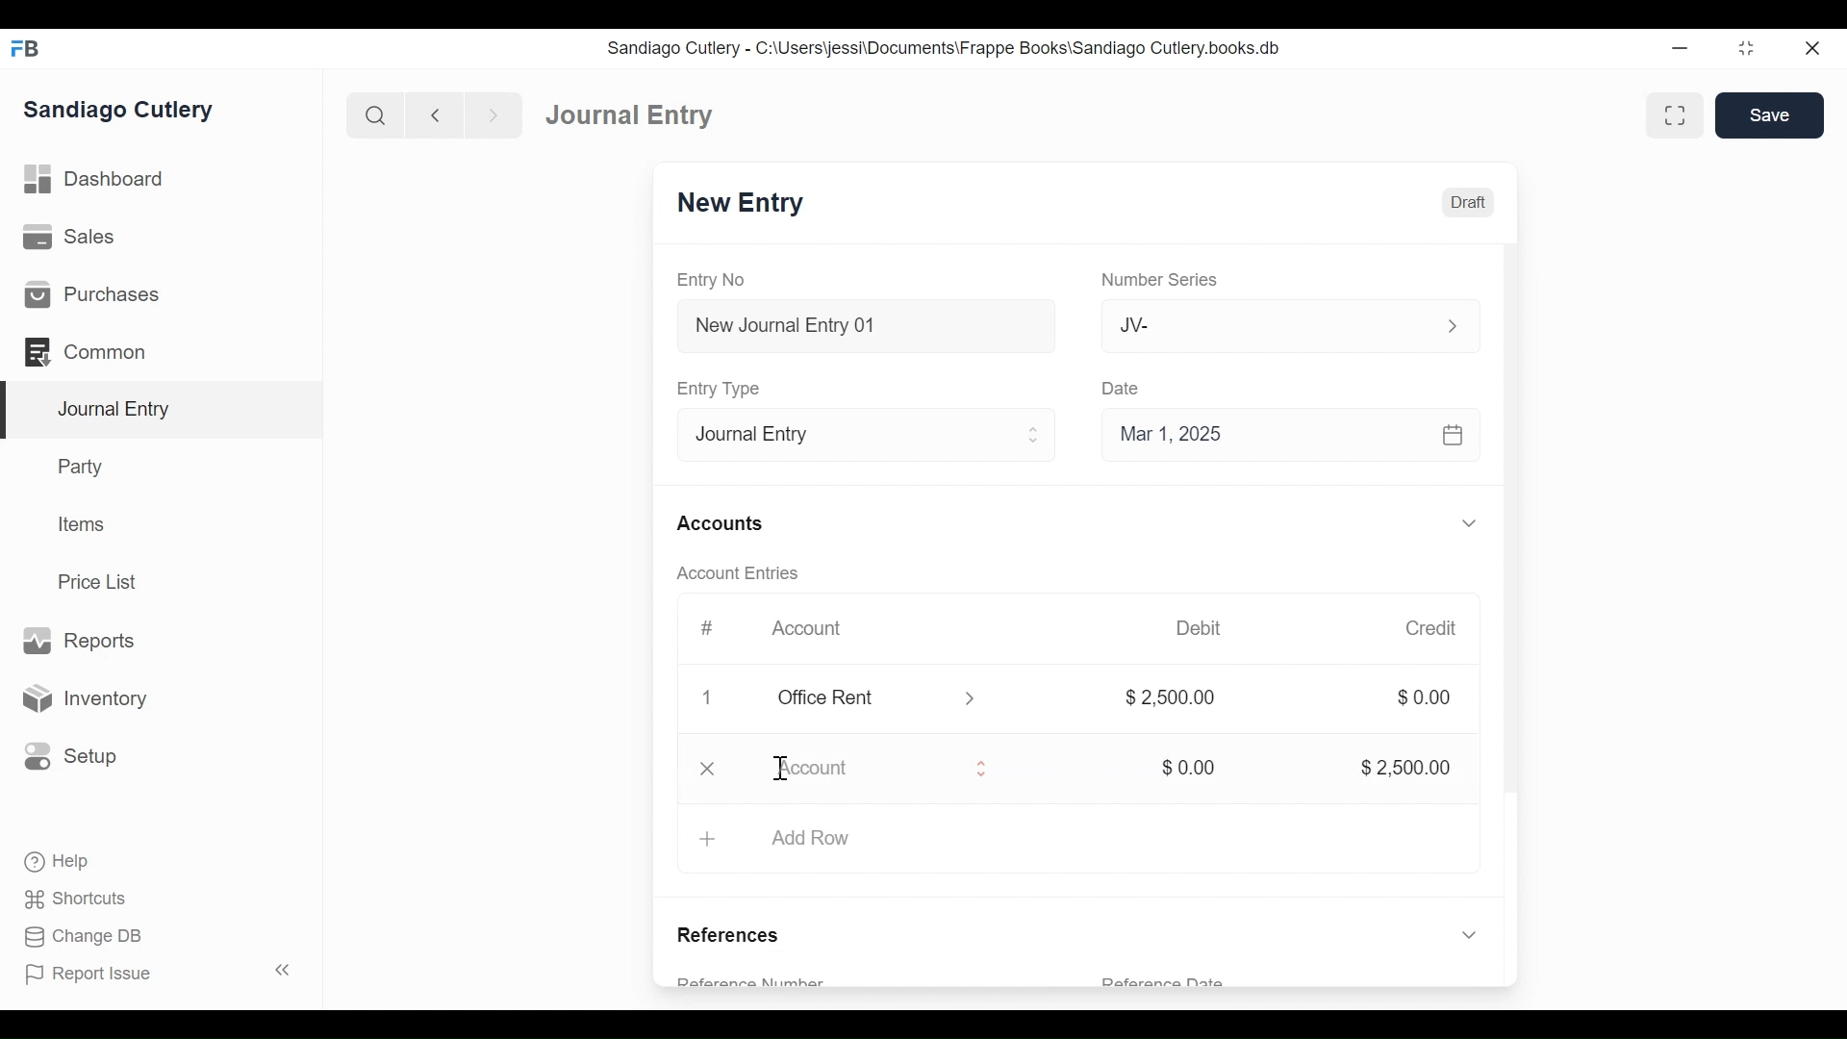 Image resolution: width=1847 pixels, height=1039 pixels. What do you see at coordinates (860, 324) in the screenshot?
I see `New Journal Entry 01` at bounding box center [860, 324].